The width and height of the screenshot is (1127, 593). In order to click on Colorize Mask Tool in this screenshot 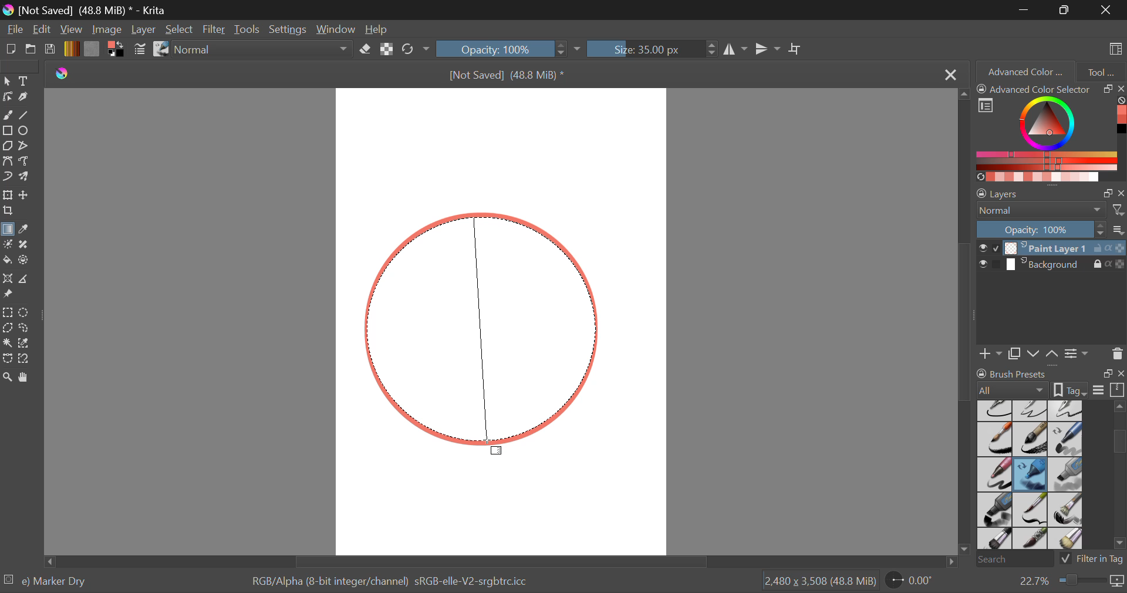, I will do `click(8, 245)`.